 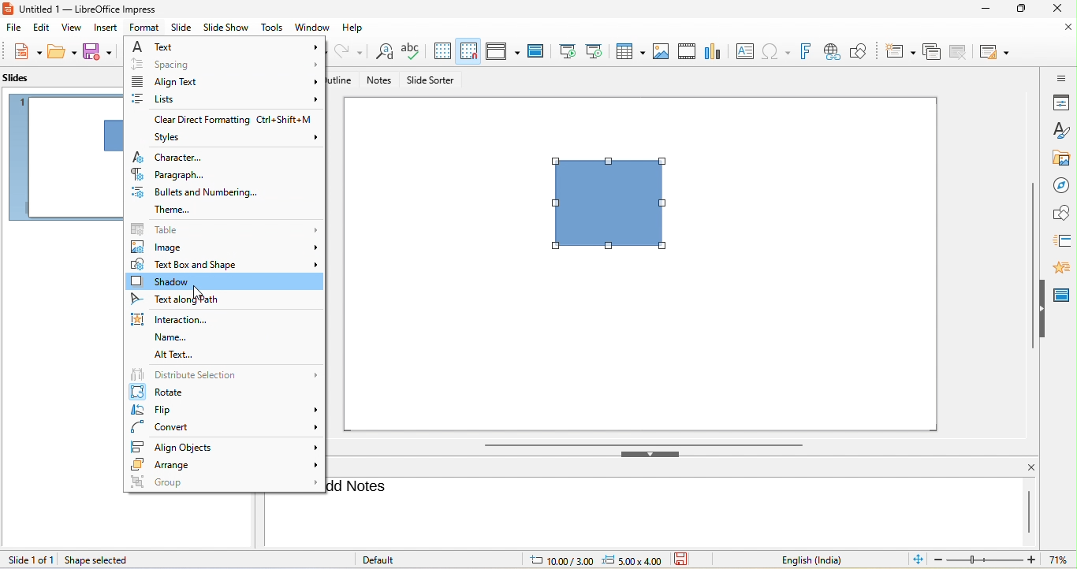 I want to click on display view, so click(x=502, y=50).